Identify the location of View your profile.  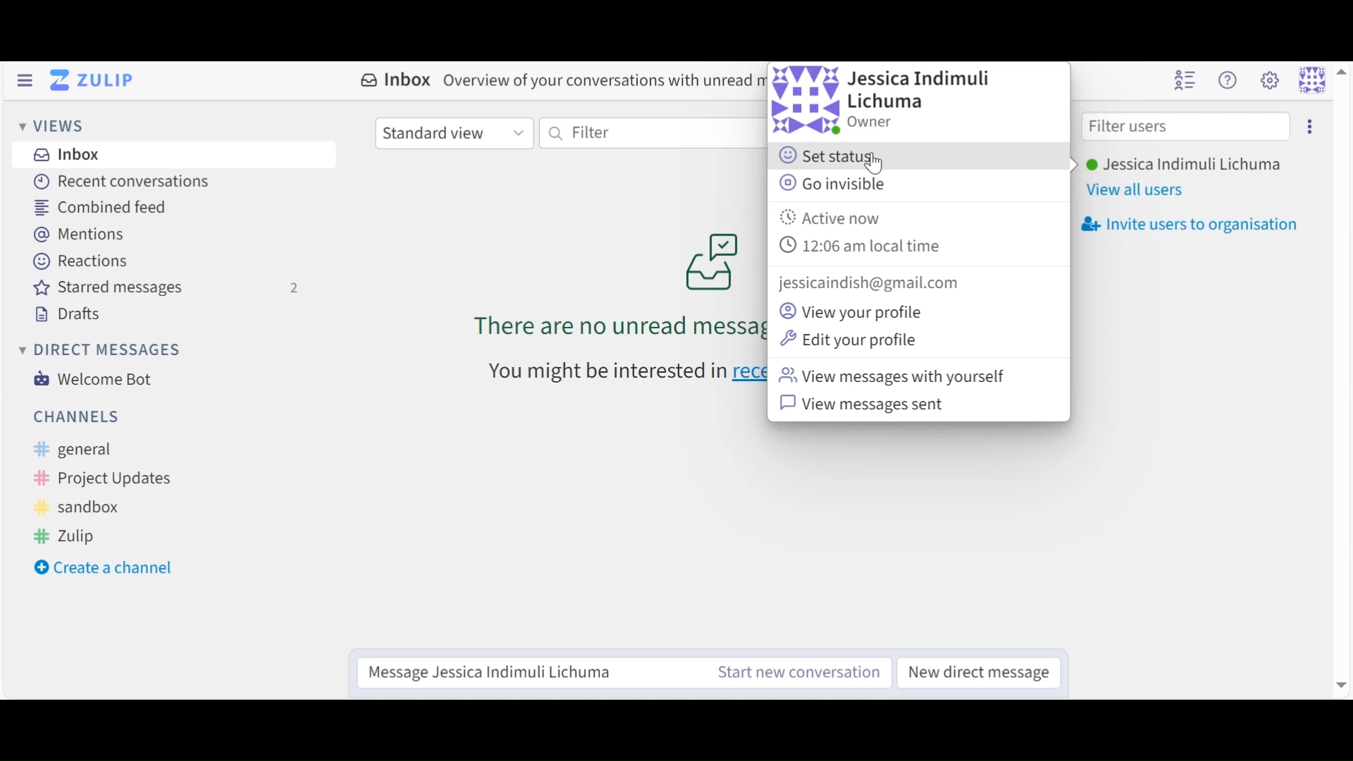
(855, 311).